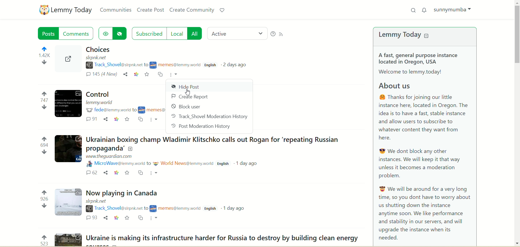 This screenshot has height=247, width=520. Describe the element at coordinates (184, 163) in the screenshot. I see `community` at that location.